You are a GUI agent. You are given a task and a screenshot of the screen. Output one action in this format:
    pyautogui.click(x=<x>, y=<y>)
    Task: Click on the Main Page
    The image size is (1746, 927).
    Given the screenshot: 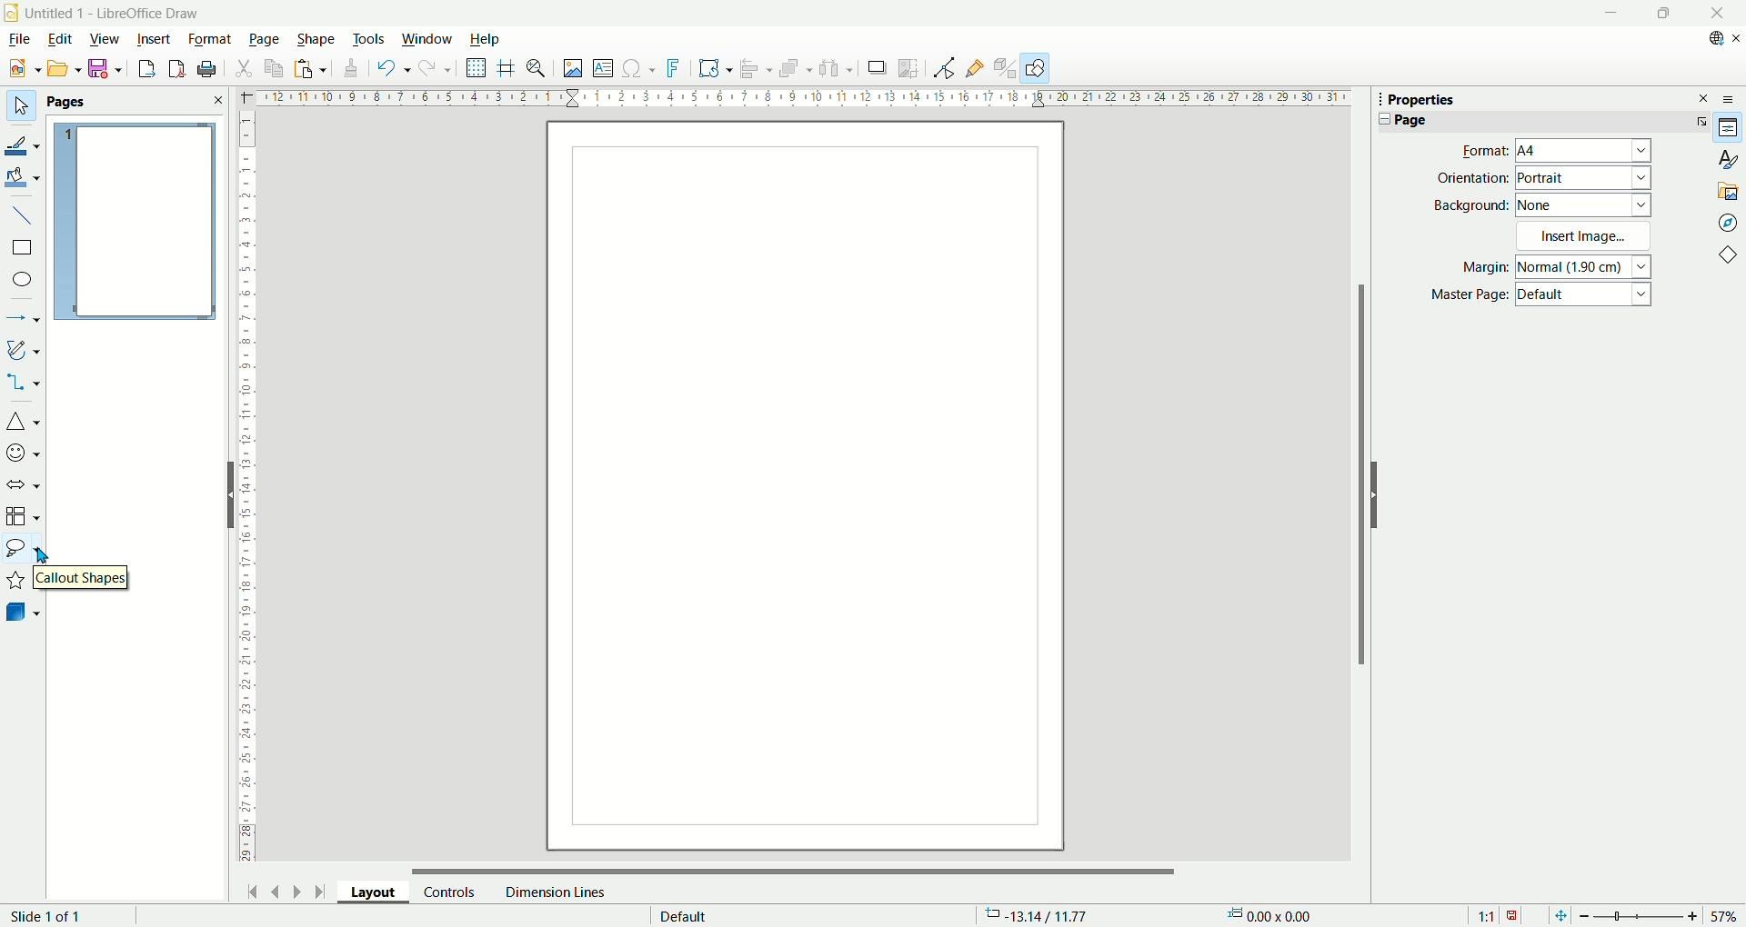 What is the action you would take?
    pyautogui.click(x=805, y=485)
    